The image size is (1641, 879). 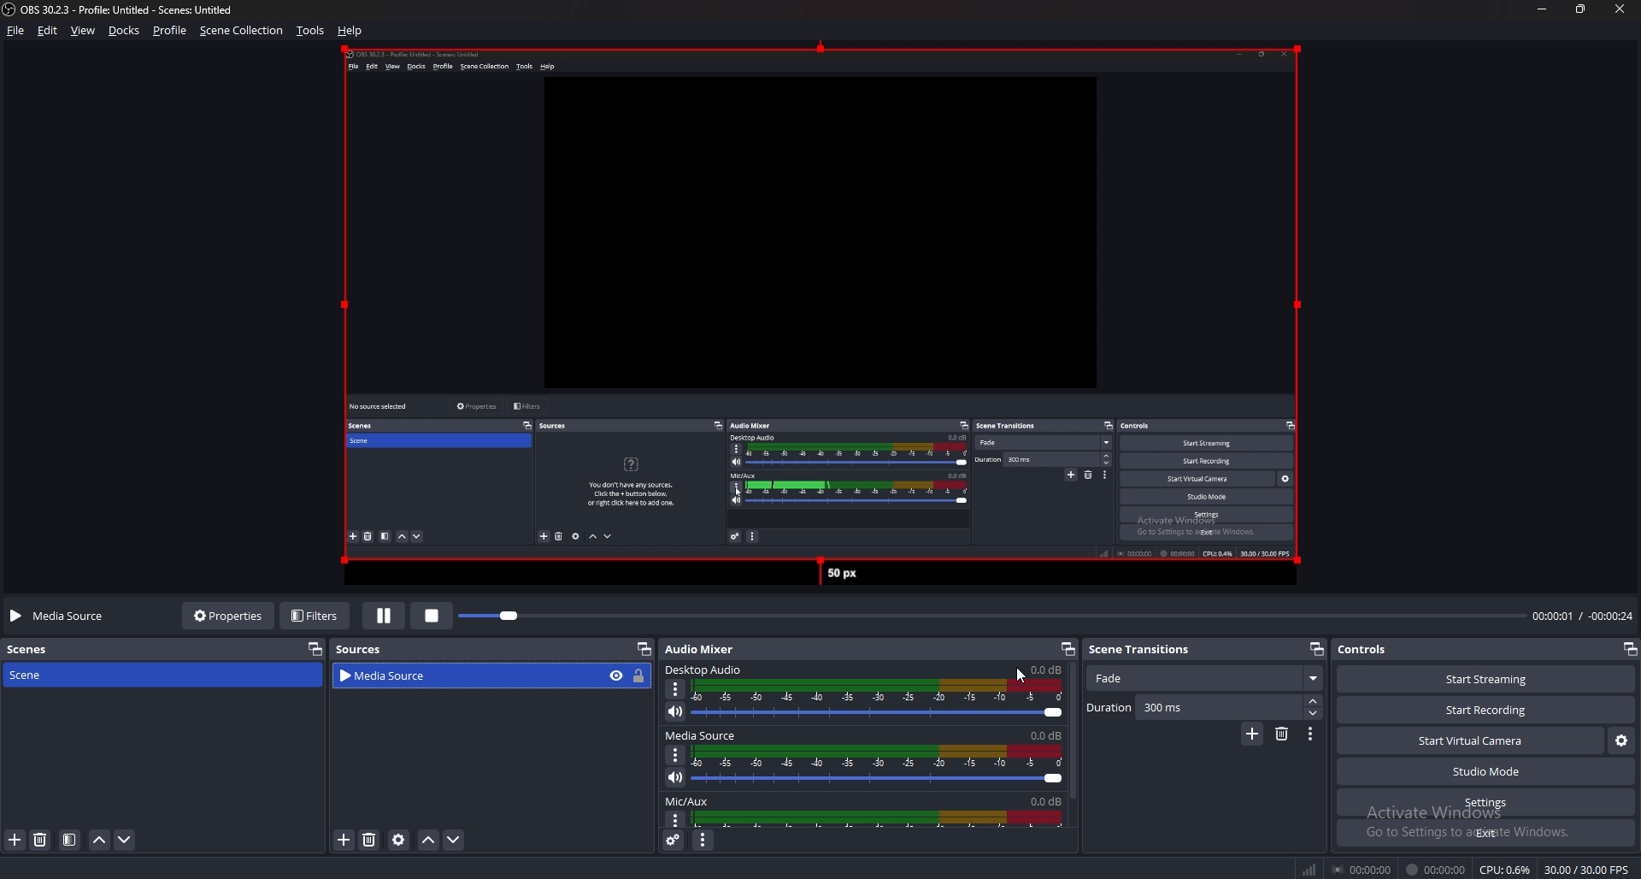 What do you see at coordinates (1436, 870) in the screenshot?
I see `00:00:00` at bounding box center [1436, 870].